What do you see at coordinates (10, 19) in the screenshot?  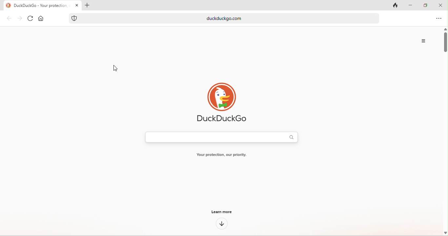 I see `back` at bounding box center [10, 19].